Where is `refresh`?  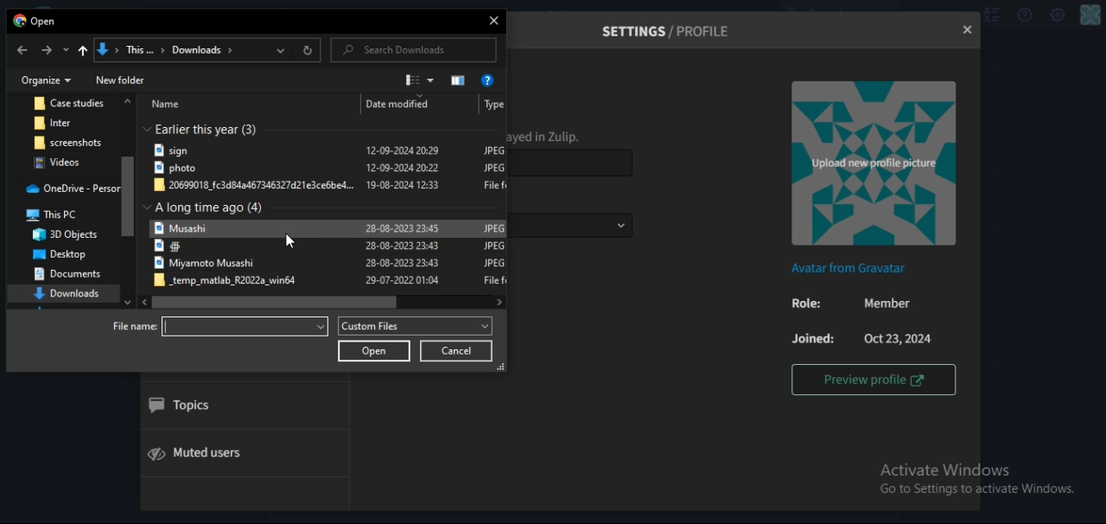 refresh is located at coordinates (308, 52).